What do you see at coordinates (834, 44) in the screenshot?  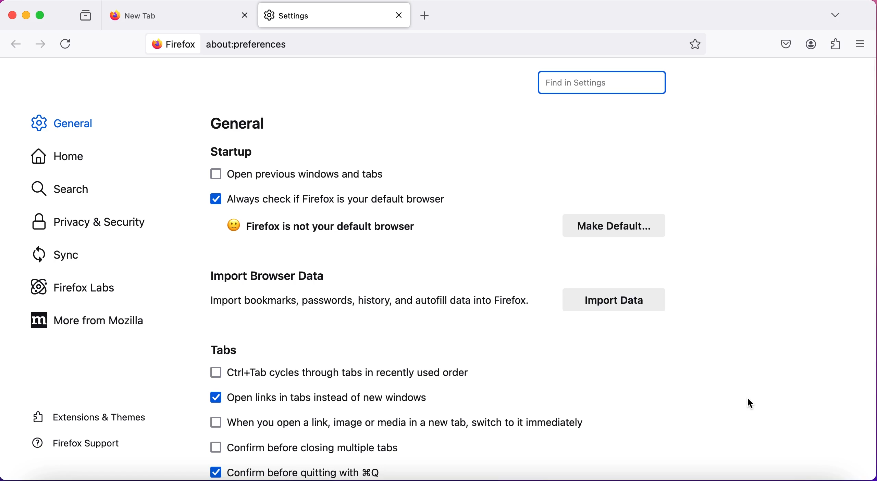 I see `extensions` at bounding box center [834, 44].